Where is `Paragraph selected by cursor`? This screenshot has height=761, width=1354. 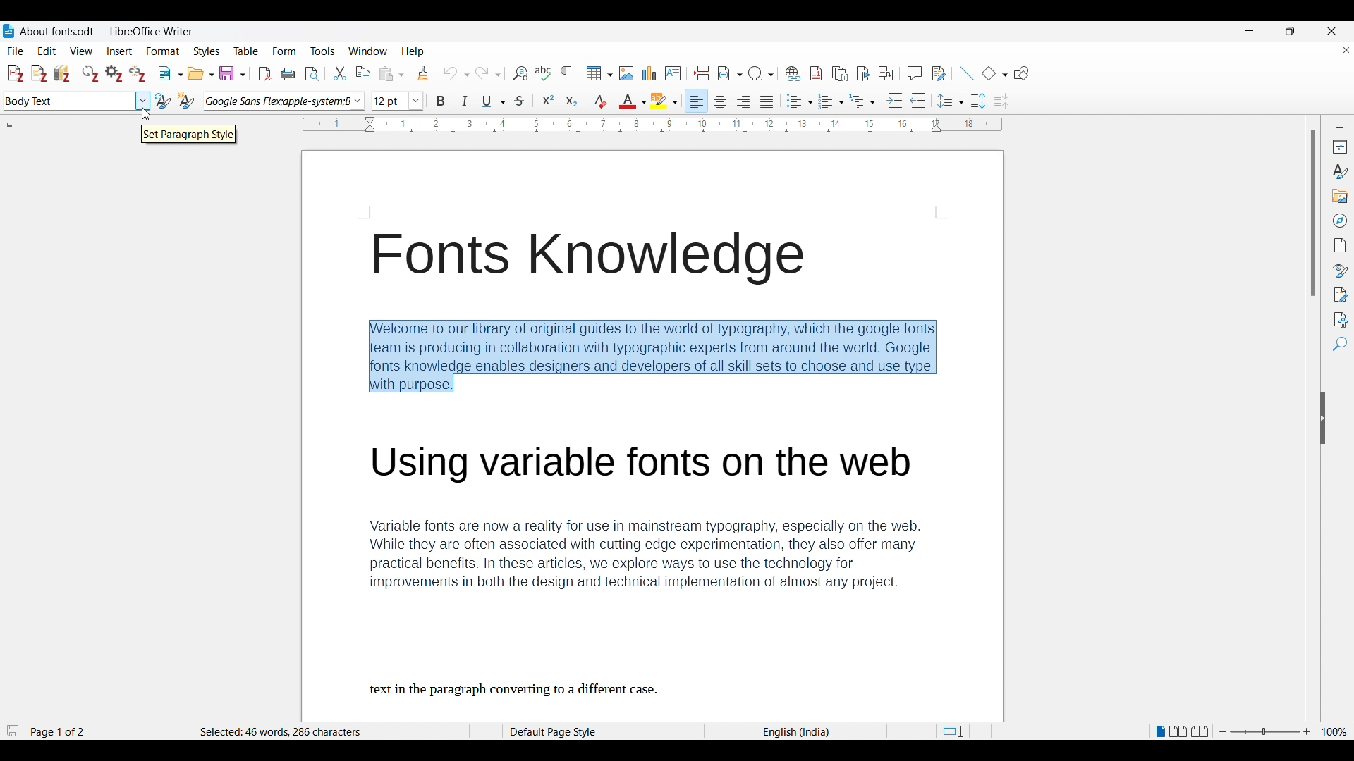
Paragraph selected by cursor is located at coordinates (648, 352).